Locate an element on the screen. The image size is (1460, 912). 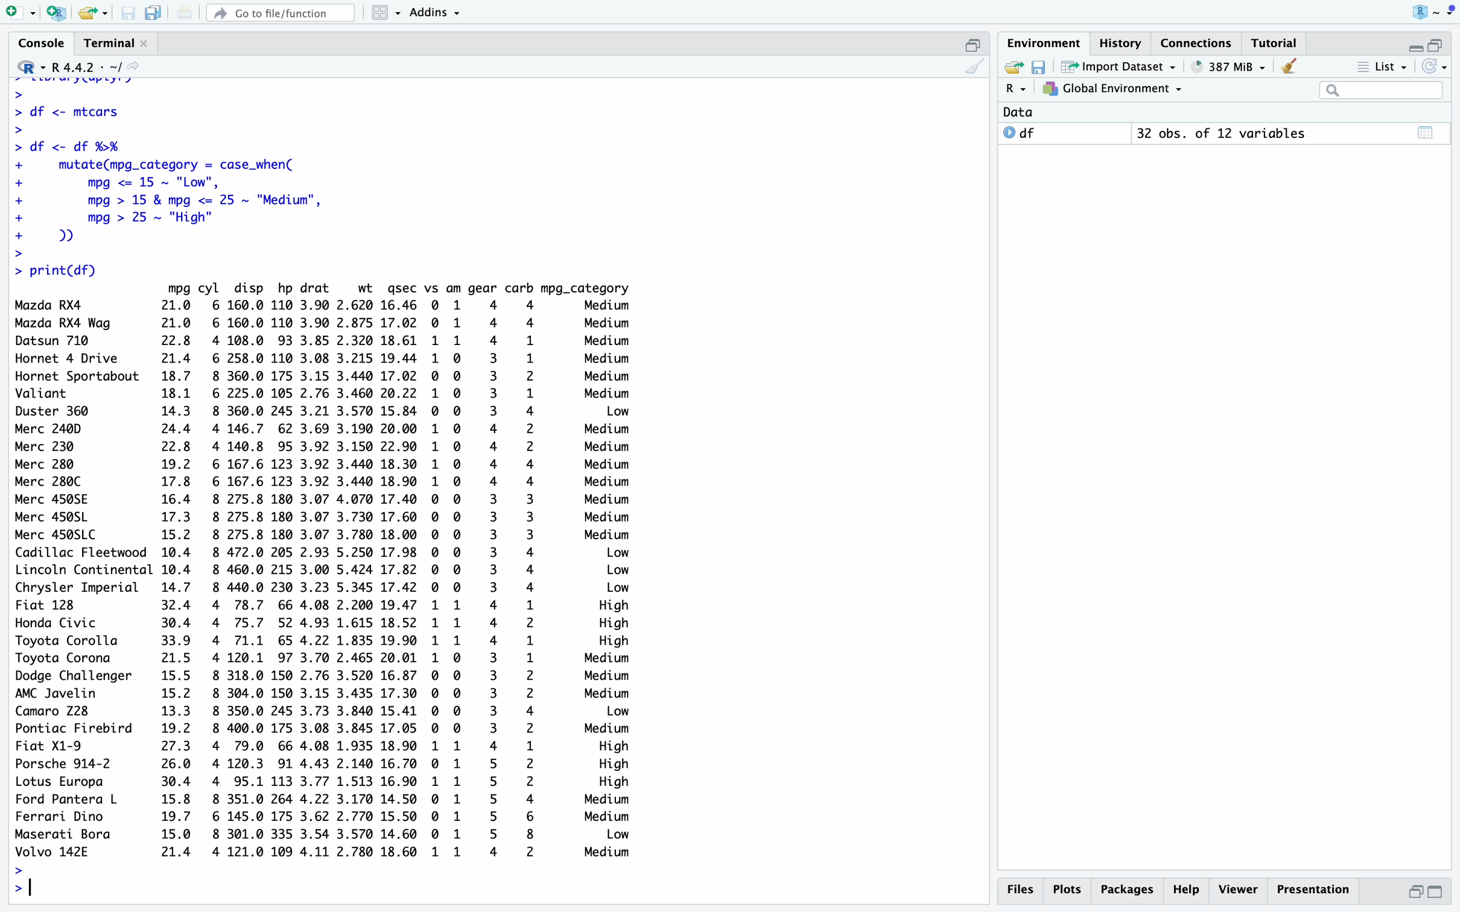
clean is located at coordinates (975, 66).